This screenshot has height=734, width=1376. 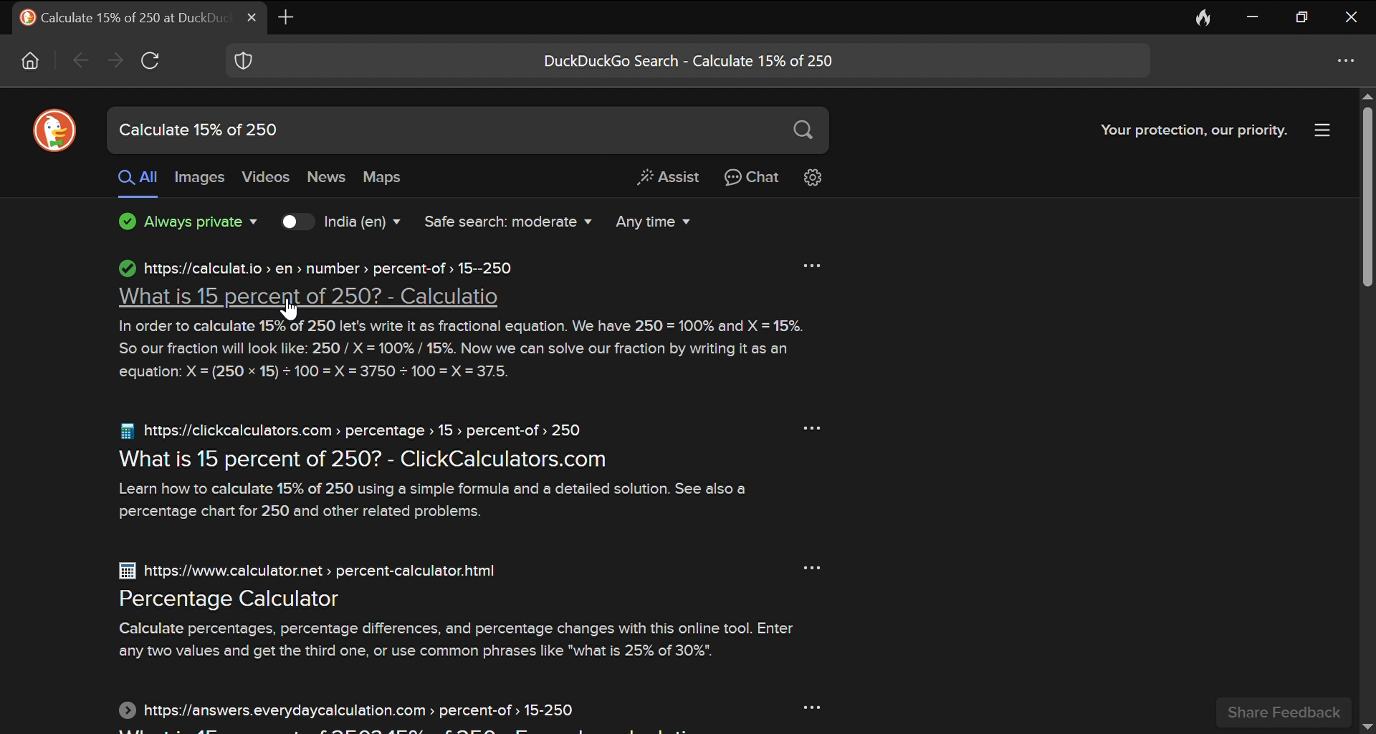 What do you see at coordinates (755, 178) in the screenshot?
I see `Chat` at bounding box center [755, 178].